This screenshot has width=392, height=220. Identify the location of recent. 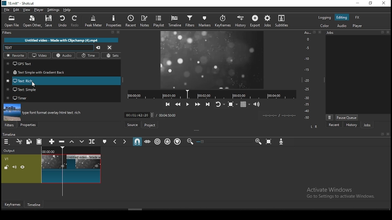
(131, 21).